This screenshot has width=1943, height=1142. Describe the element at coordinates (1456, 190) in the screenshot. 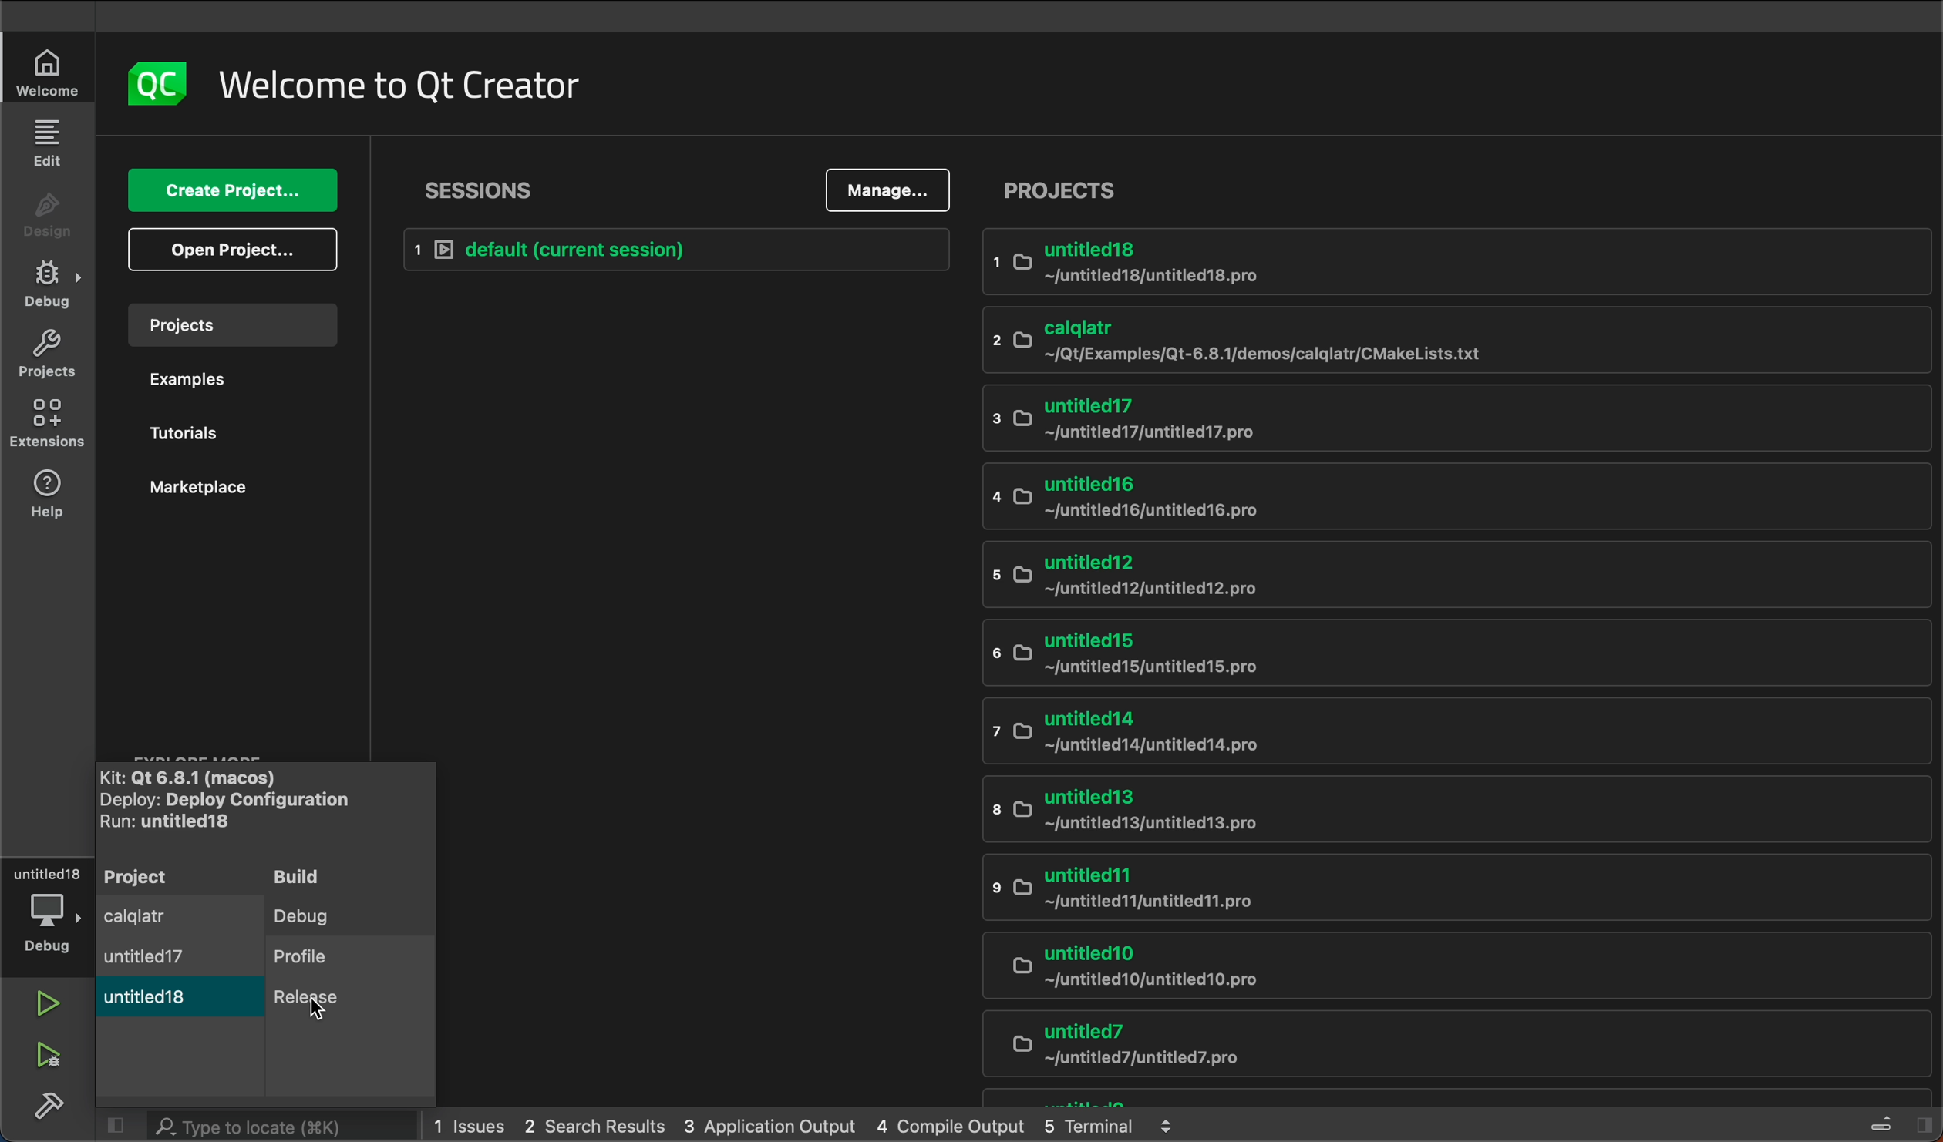

I see `projeects` at that location.